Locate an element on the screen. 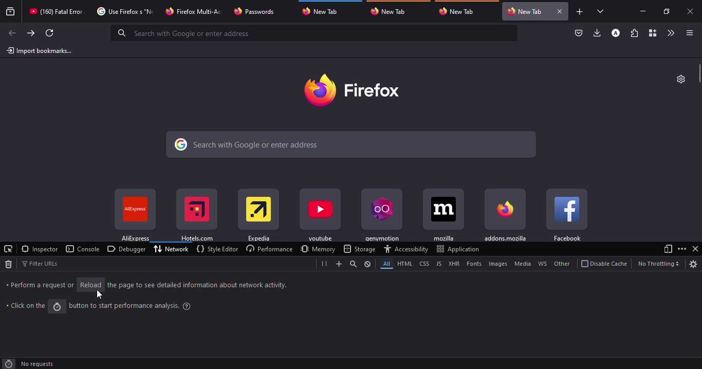 The image size is (702, 369). search is located at coordinates (352, 144).